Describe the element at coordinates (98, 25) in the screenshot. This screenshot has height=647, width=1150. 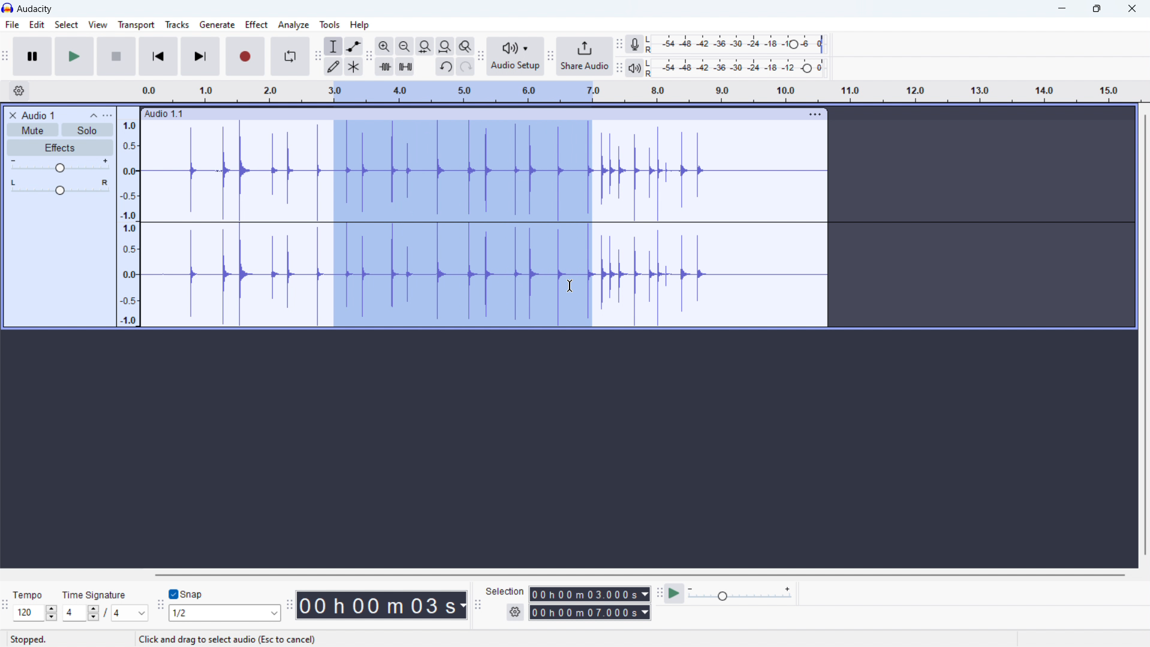
I see `view` at that location.